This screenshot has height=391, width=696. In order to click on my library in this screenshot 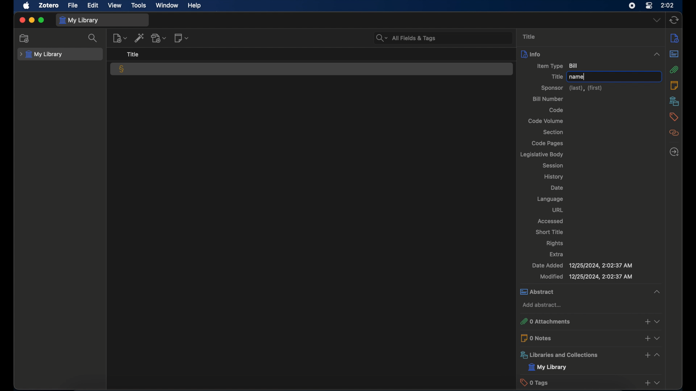, I will do `click(548, 367)`.